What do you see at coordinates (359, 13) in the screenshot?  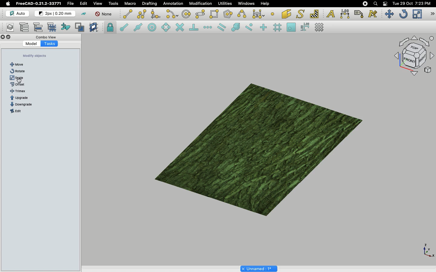 I see `Label` at bounding box center [359, 13].